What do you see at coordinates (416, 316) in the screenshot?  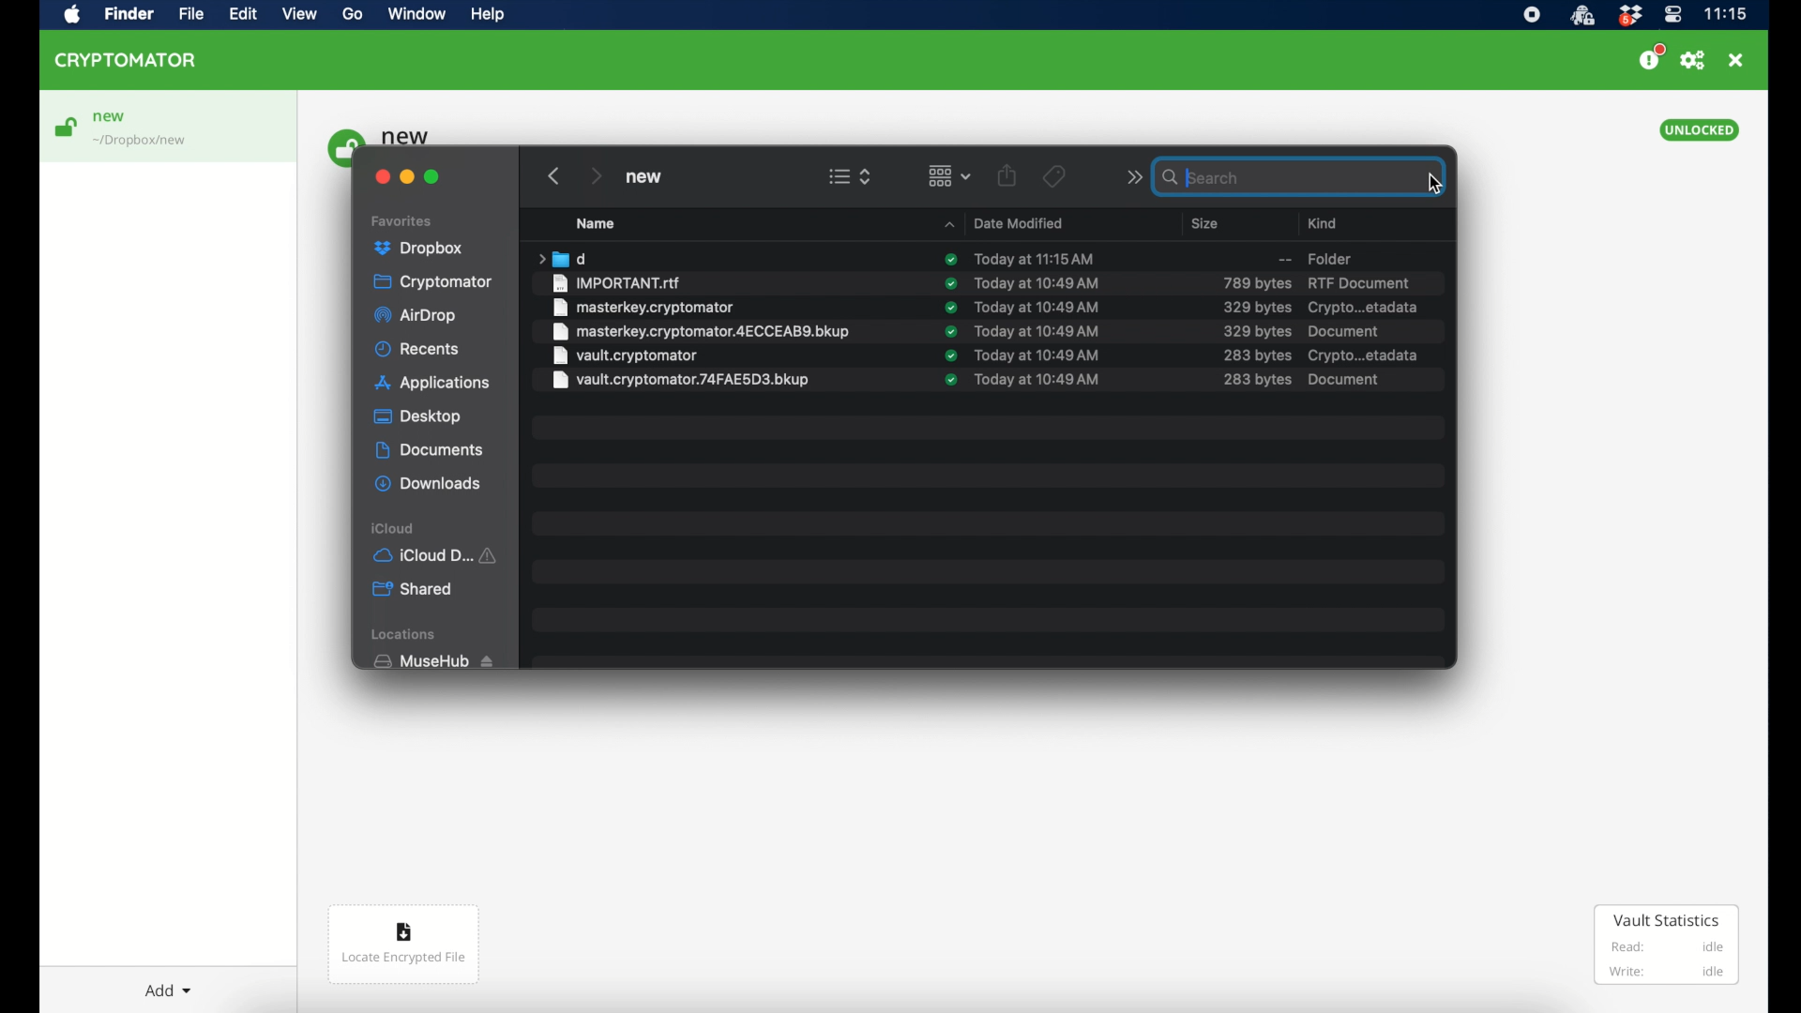 I see `airdrop` at bounding box center [416, 316].